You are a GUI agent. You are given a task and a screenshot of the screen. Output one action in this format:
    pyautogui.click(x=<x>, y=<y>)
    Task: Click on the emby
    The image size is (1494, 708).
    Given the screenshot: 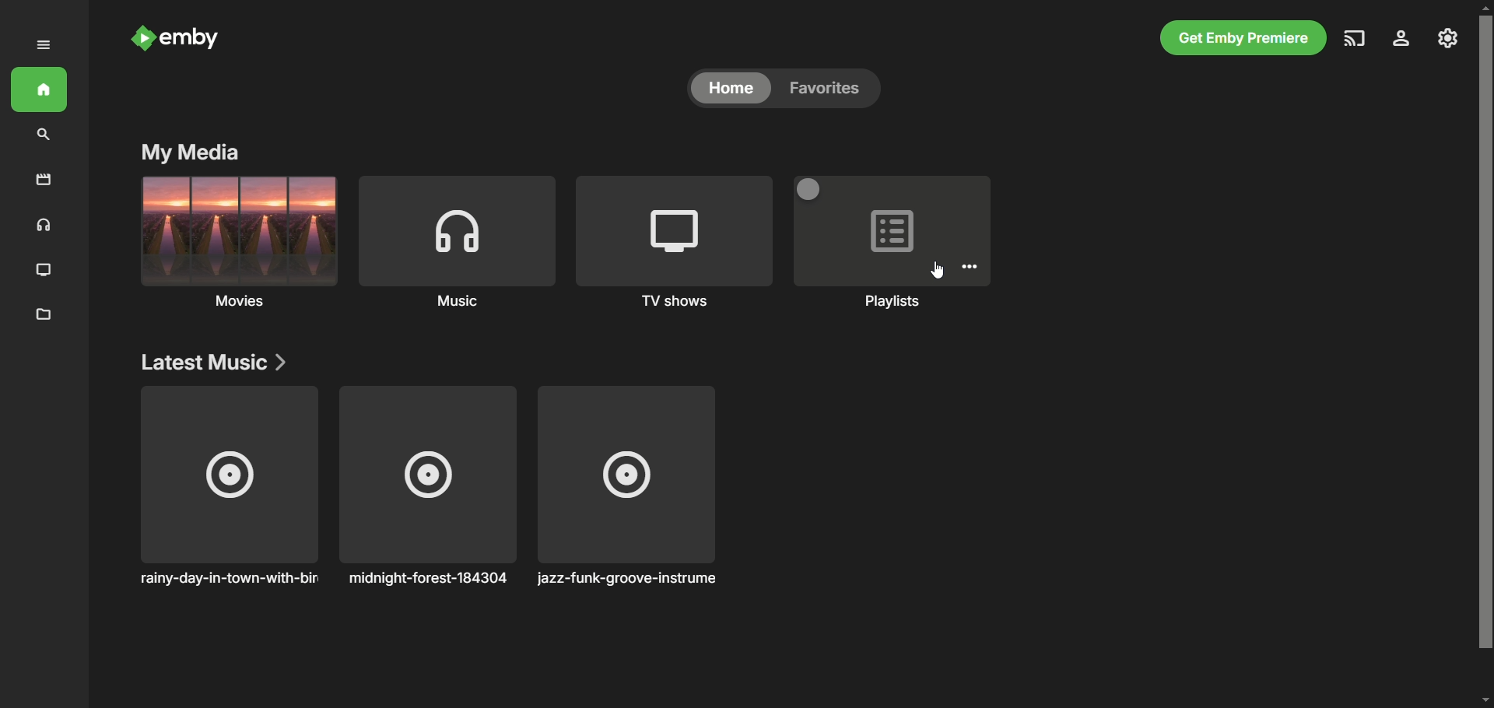 What is the action you would take?
    pyautogui.click(x=192, y=40)
    